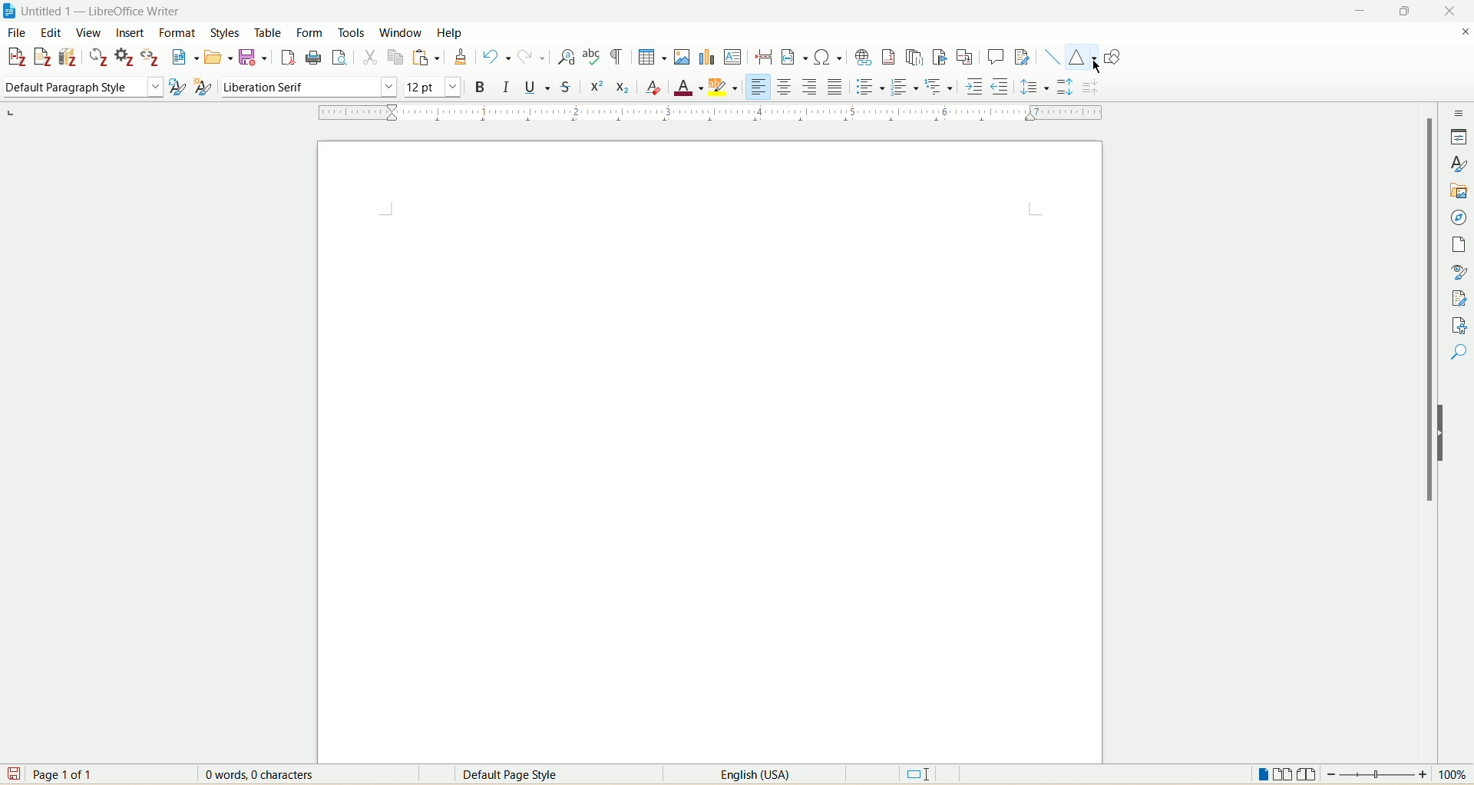 Image resolution: width=1474 pixels, height=785 pixels. I want to click on book view, so click(1307, 774).